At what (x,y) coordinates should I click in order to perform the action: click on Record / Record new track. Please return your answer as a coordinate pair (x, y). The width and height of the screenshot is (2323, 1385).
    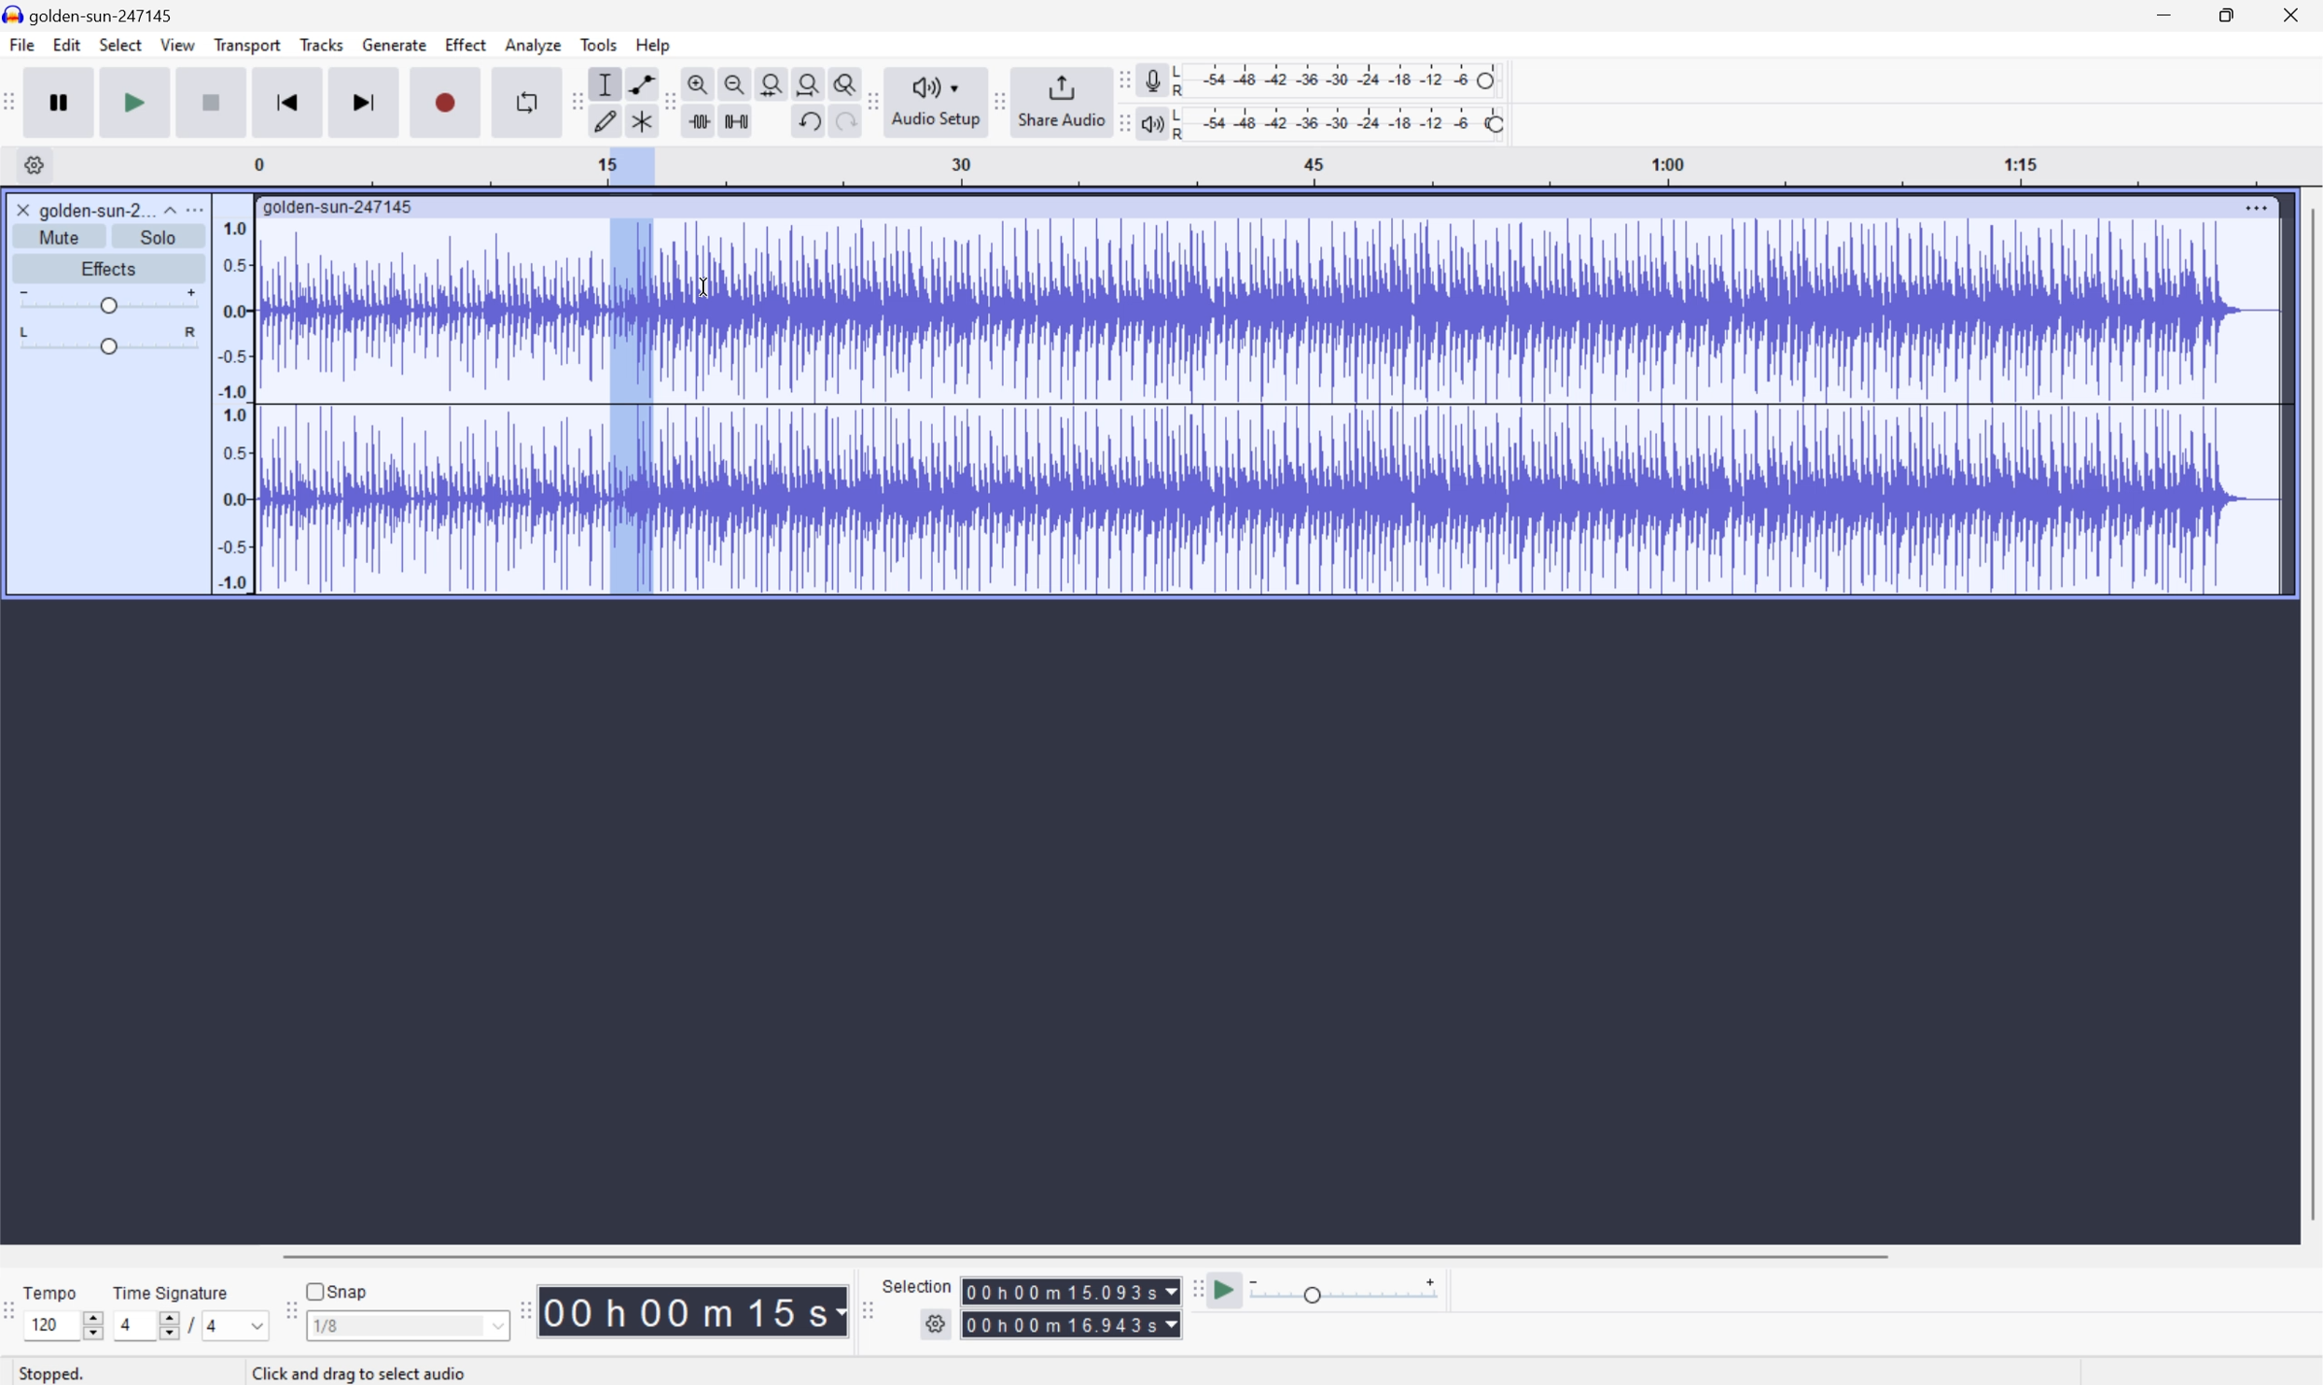
    Looking at the image, I should click on (448, 103).